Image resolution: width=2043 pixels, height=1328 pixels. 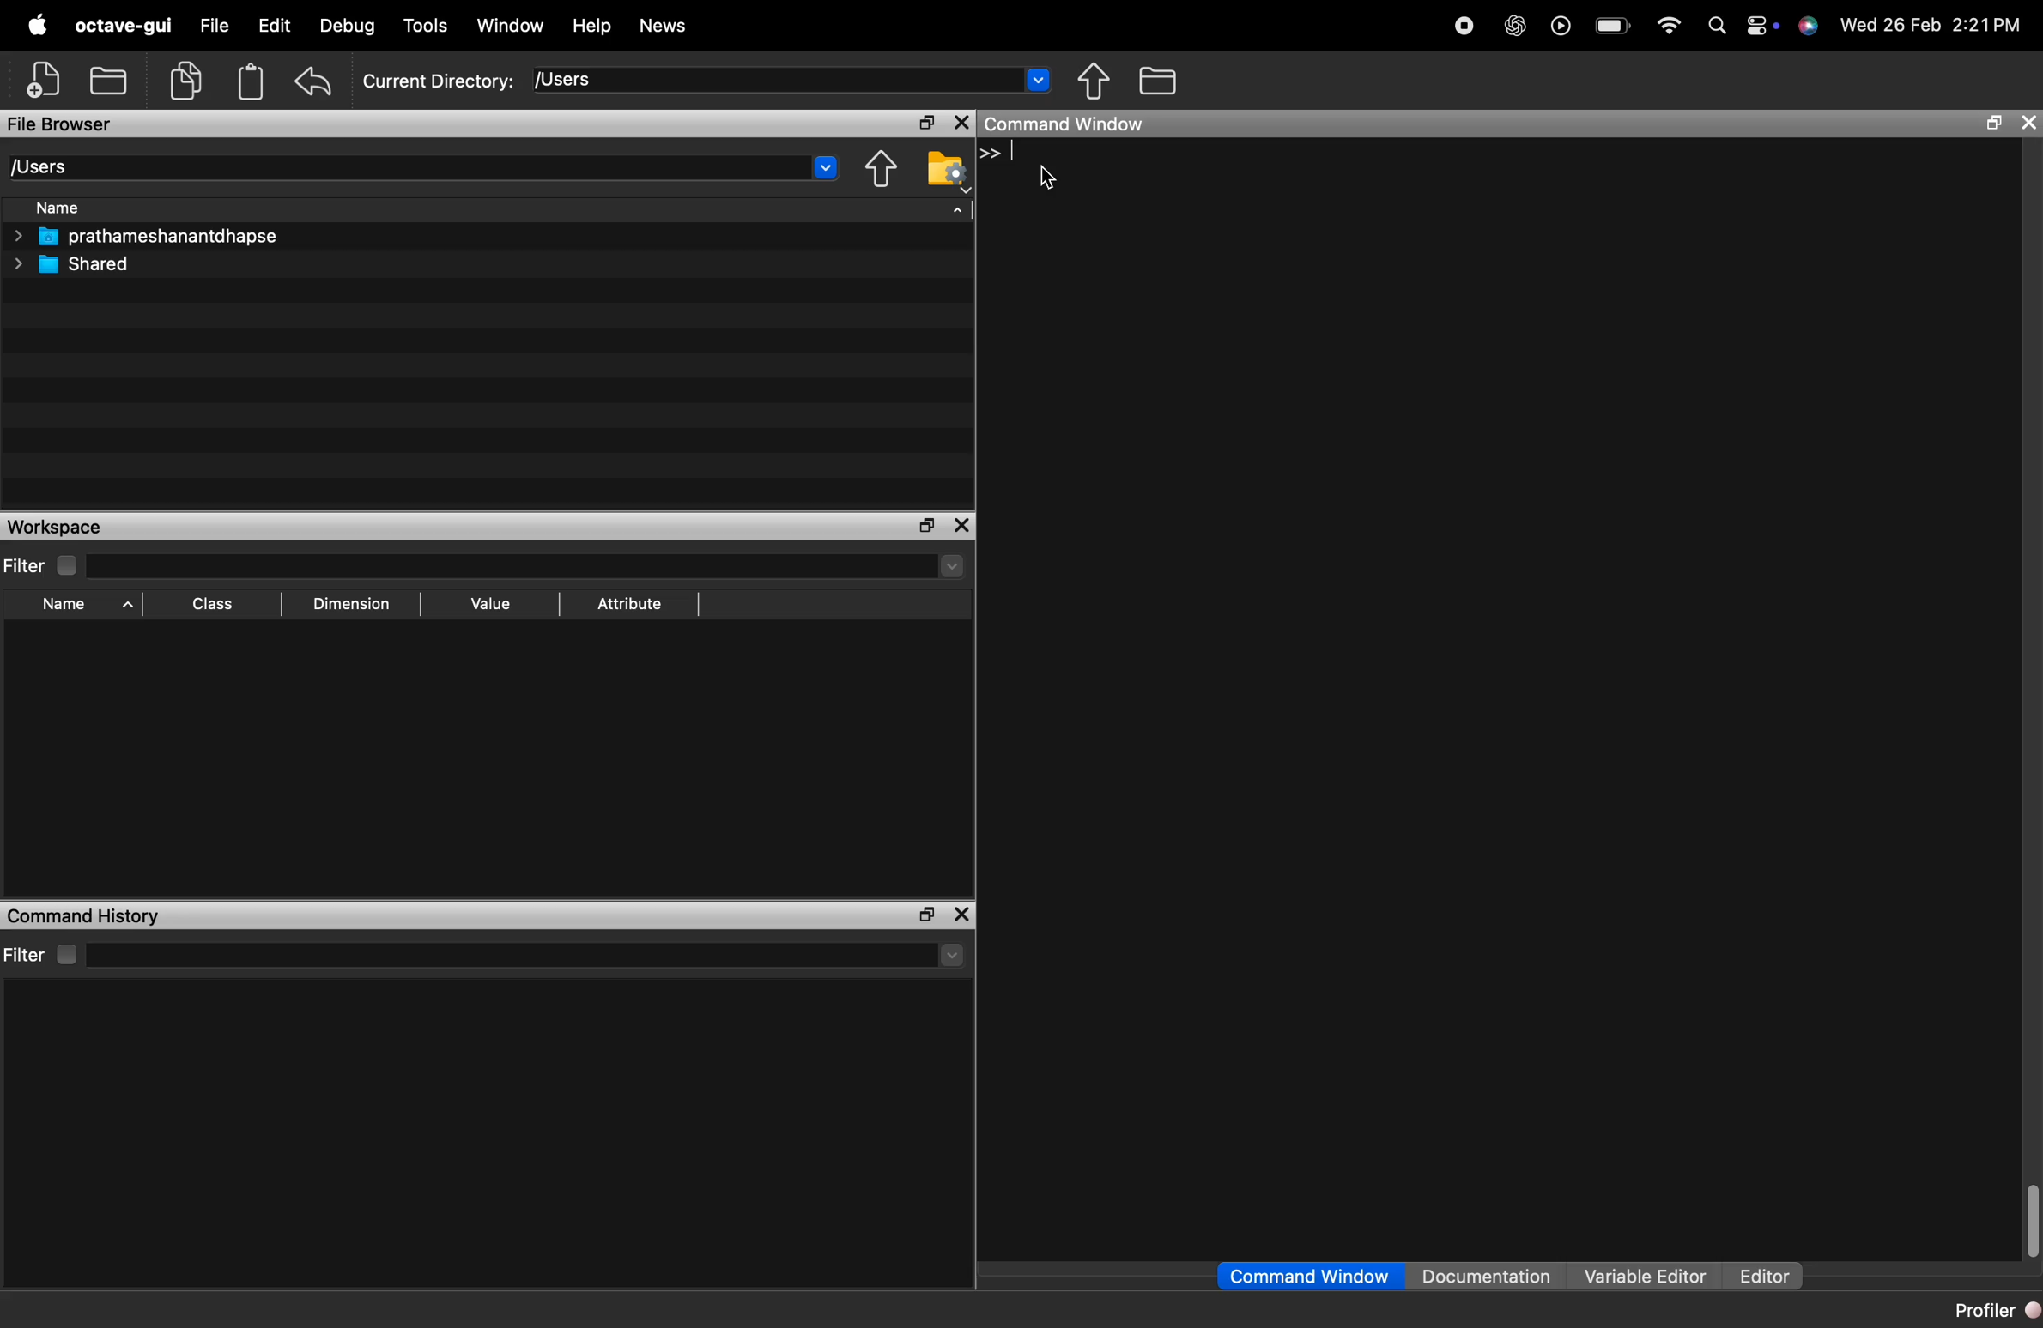 I want to click on empty command history, so click(x=482, y=1142).